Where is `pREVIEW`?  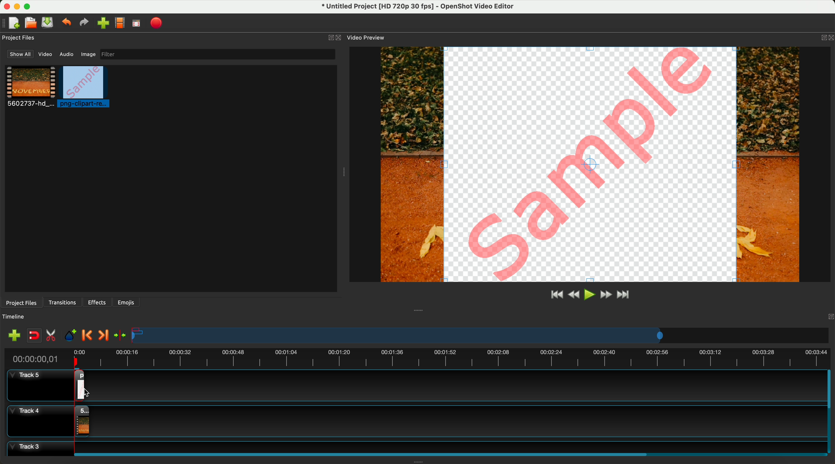 pREVIEW is located at coordinates (594, 164).